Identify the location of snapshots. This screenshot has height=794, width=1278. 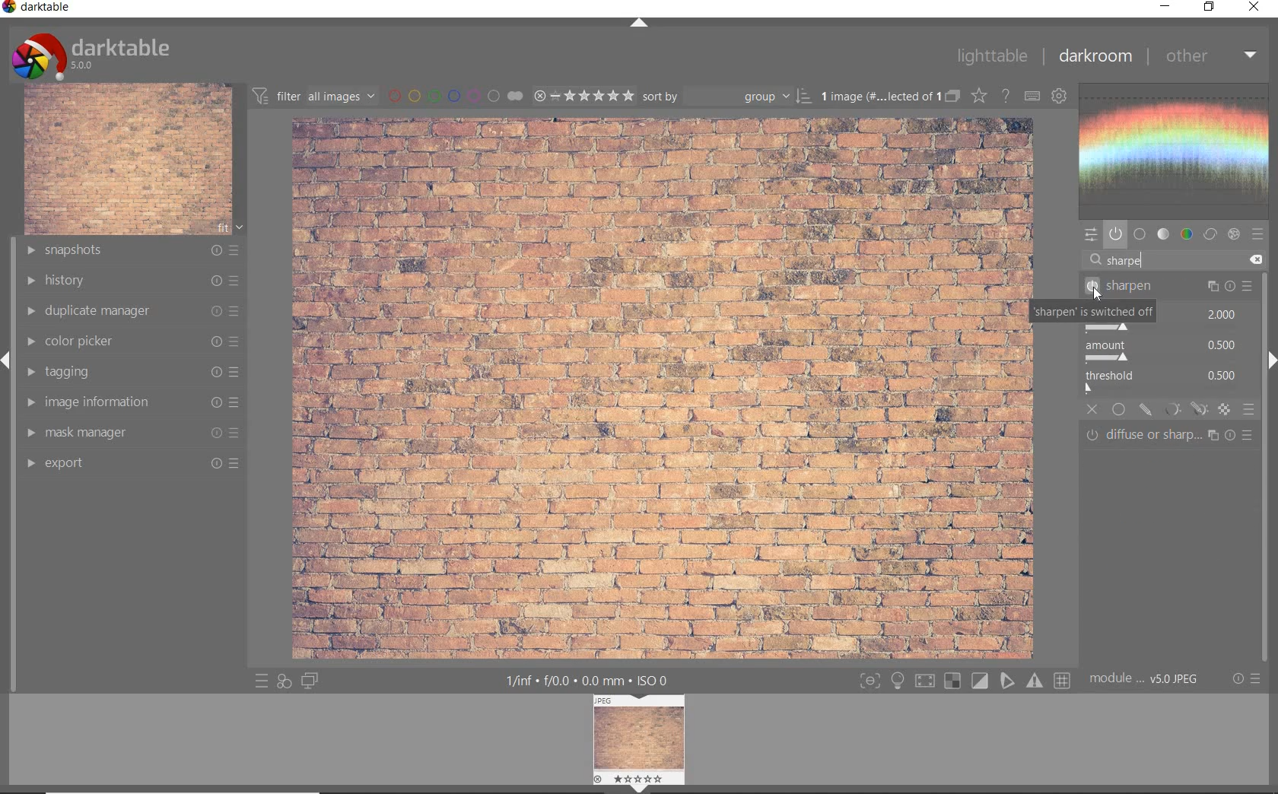
(133, 251).